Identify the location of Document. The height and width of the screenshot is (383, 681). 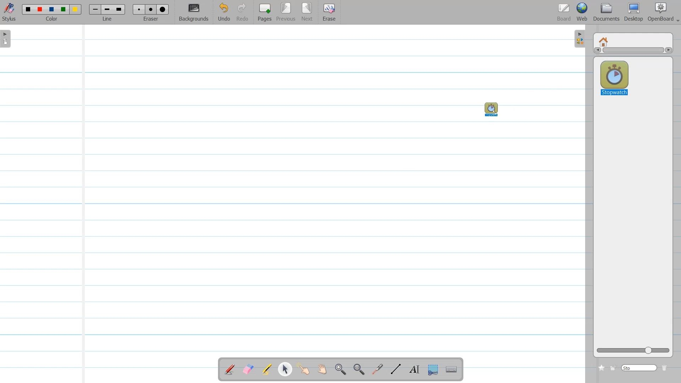
(607, 12).